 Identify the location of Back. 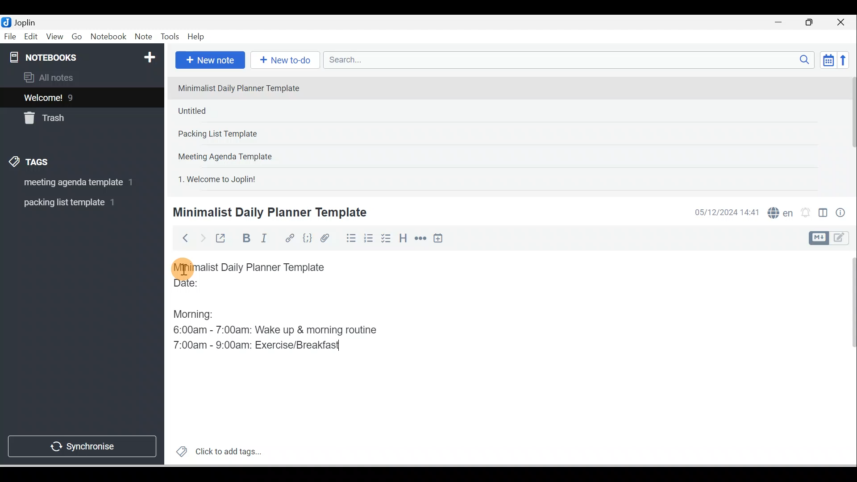
(181, 238).